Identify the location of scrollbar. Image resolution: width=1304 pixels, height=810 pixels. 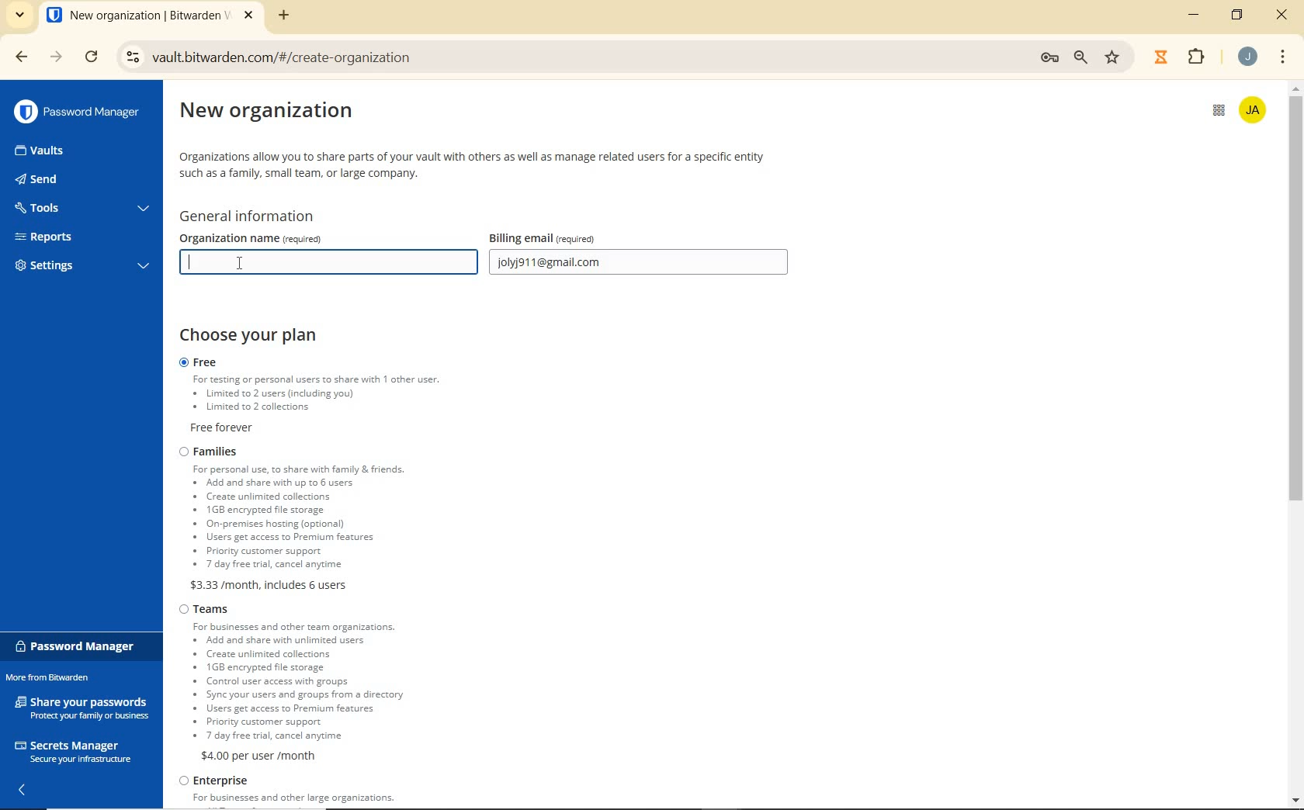
(1296, 443).